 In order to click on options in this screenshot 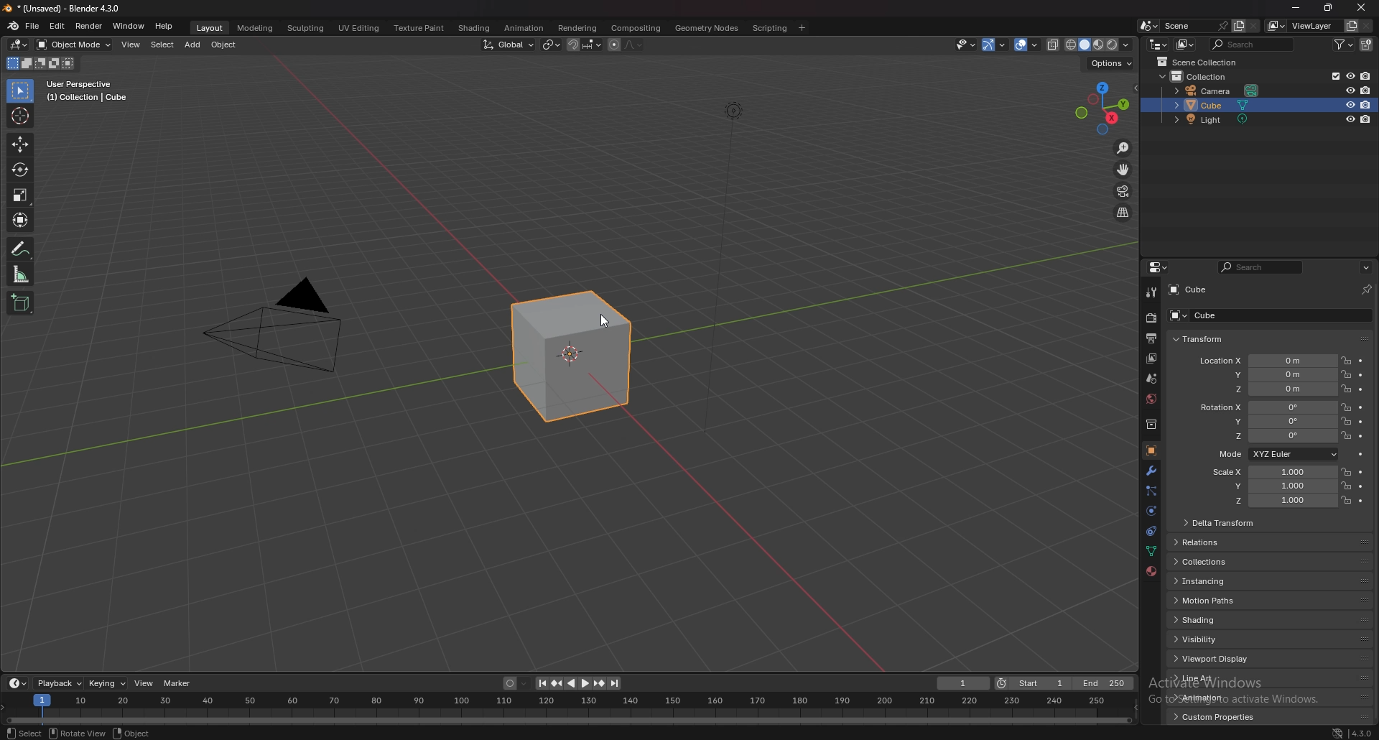, I will do `click(1110, 63)`.